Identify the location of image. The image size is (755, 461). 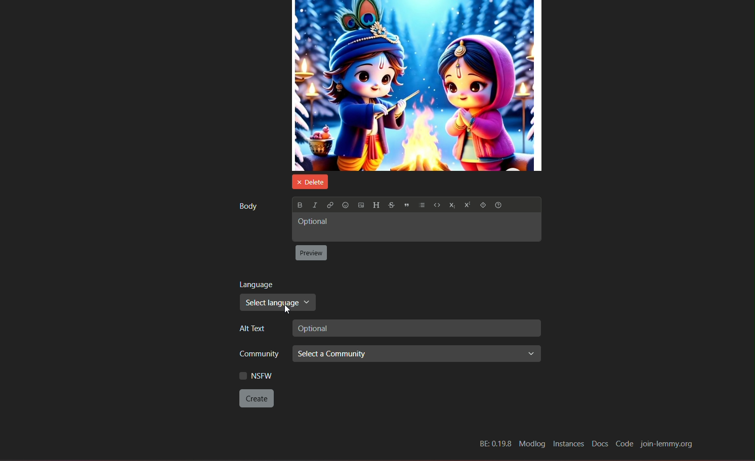
(417, 85).